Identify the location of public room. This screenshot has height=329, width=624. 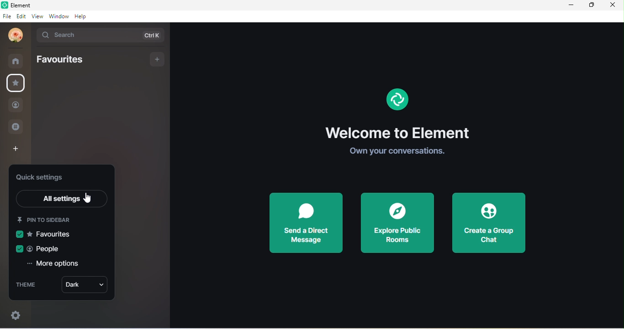
(15, 127).